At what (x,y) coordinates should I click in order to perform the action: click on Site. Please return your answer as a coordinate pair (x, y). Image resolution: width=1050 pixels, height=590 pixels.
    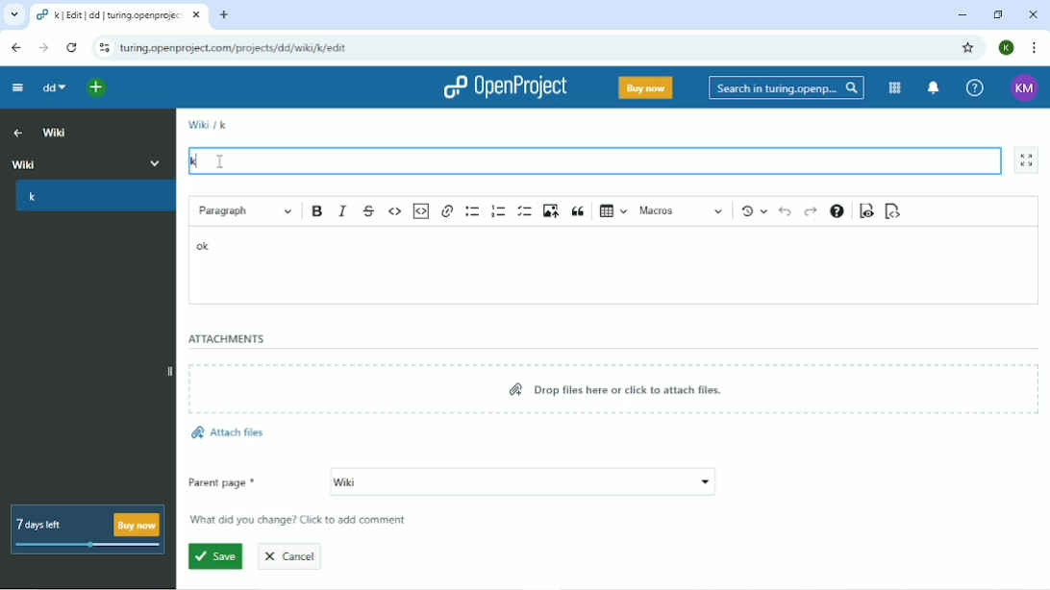
    Looking at the image, I should click on (237, 48).